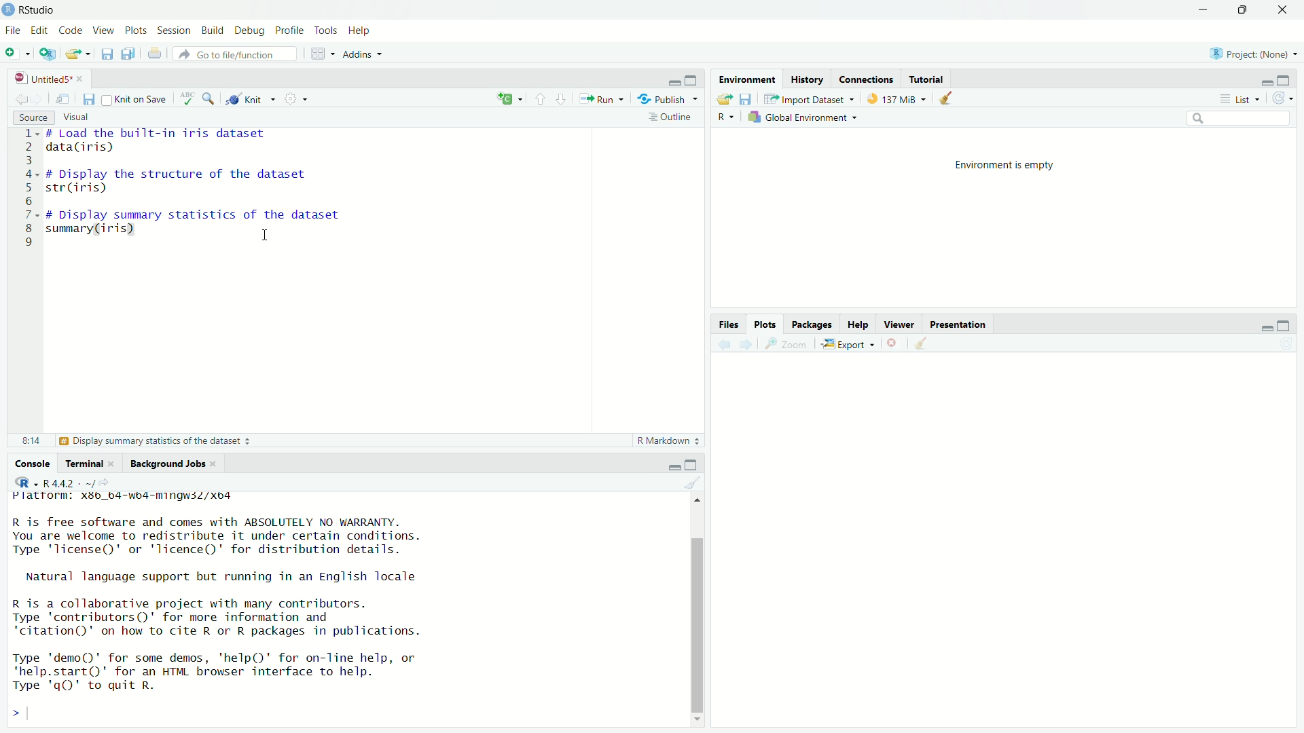 This screenshot has width=1304, height=733. What do you see at coordinates (726, 98) in the screenshot?
I see `Export log history` at bounding box center [726, 98].